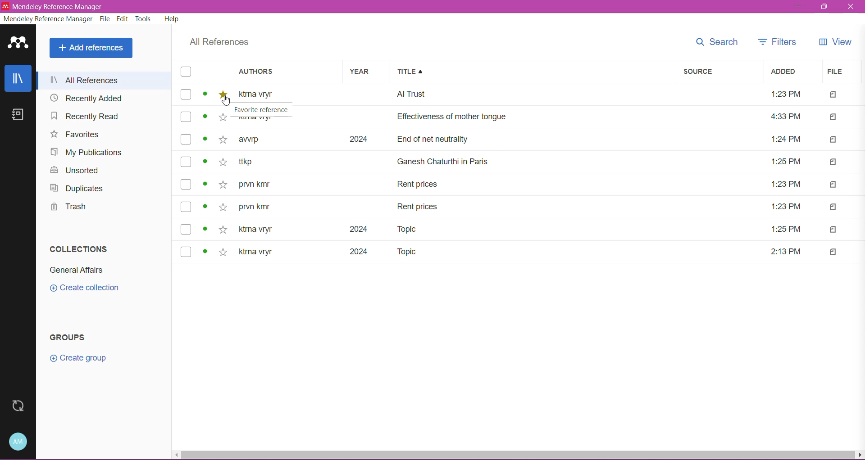 The width and height of the screenshot is (865, 460). What do you see at coordinates (186, 162) in the screenshot?
I see `Click to select` at bounding box center [186, 162].